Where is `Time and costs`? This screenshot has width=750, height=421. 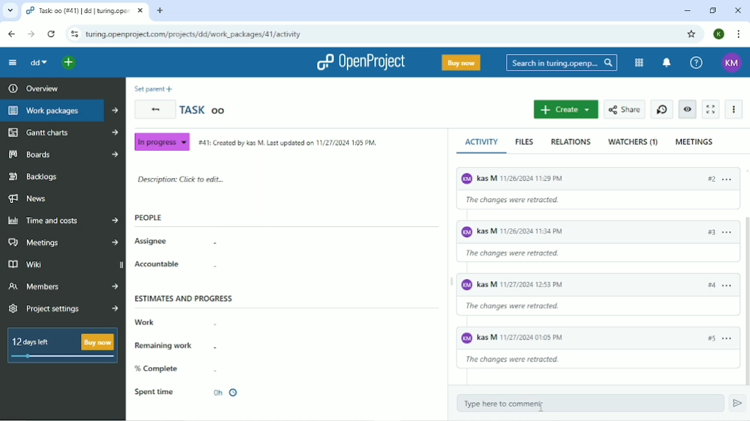
Time and costs is located at coordinates (62, 220).